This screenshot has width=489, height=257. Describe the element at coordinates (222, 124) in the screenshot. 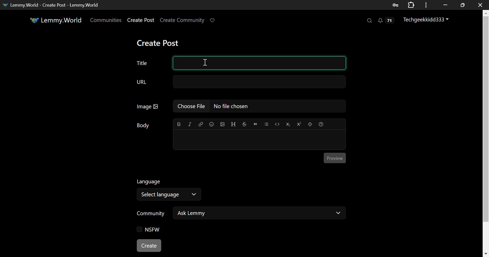

I see `Insert Image` at that location.